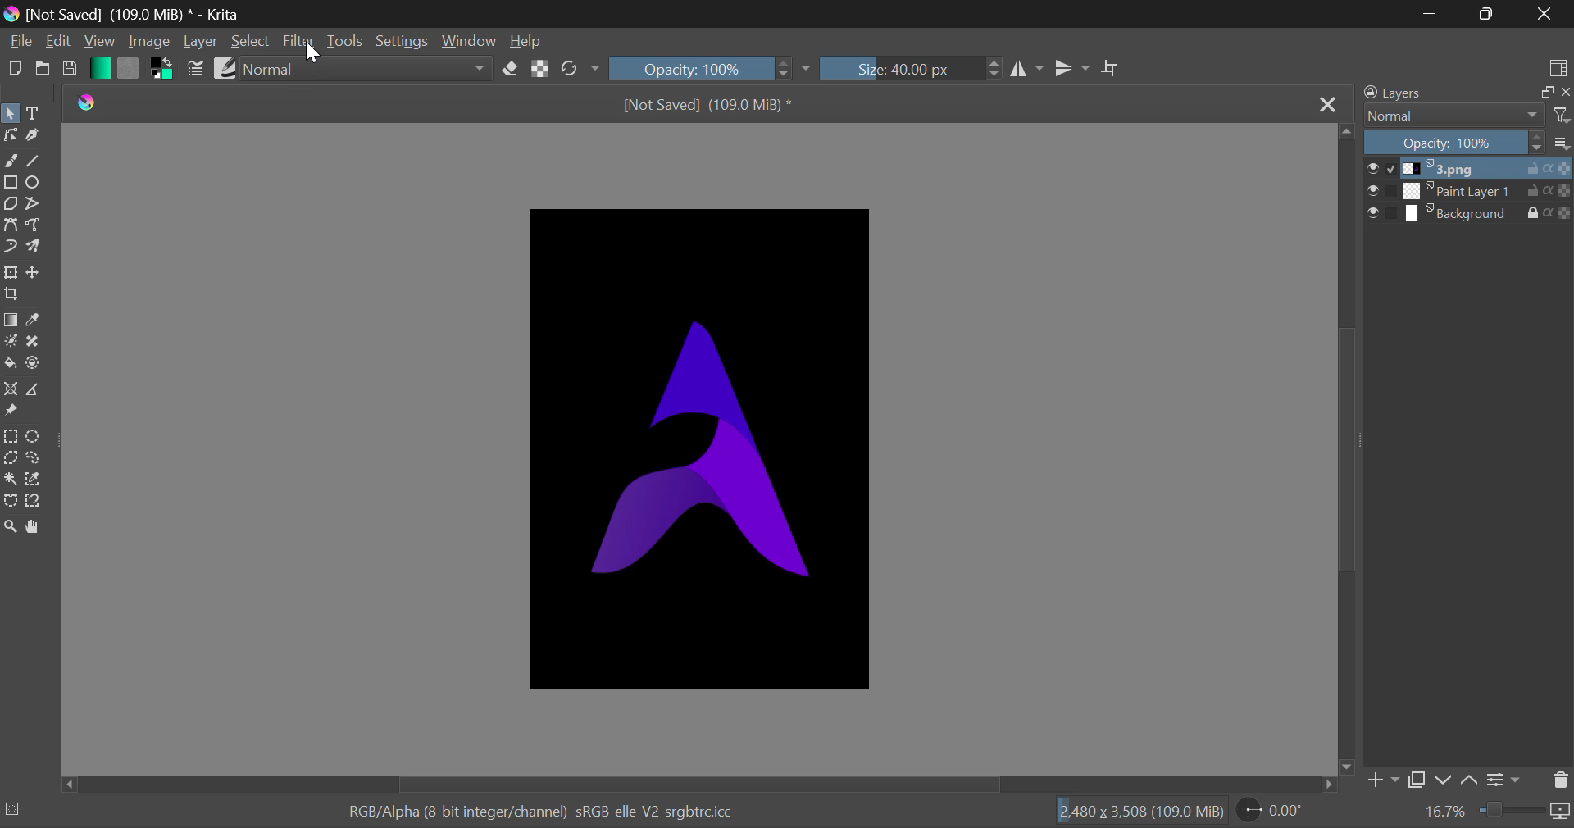  Describe the element at coordinates (10, 500) in the screenshot. I see `Bezier Curve Selection Tool` at that location.